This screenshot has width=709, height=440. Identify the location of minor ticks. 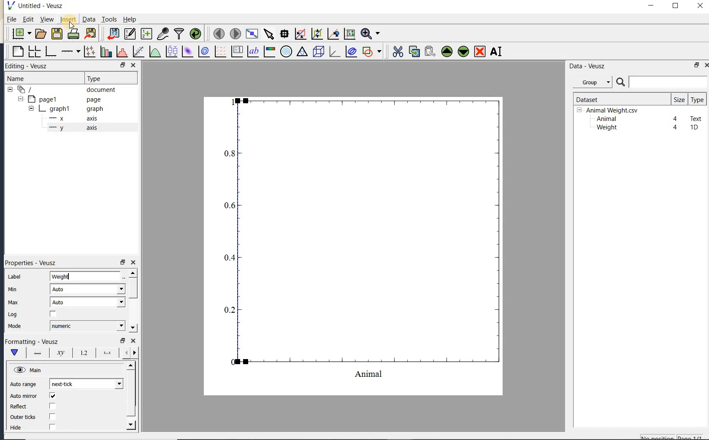
(129, 353).